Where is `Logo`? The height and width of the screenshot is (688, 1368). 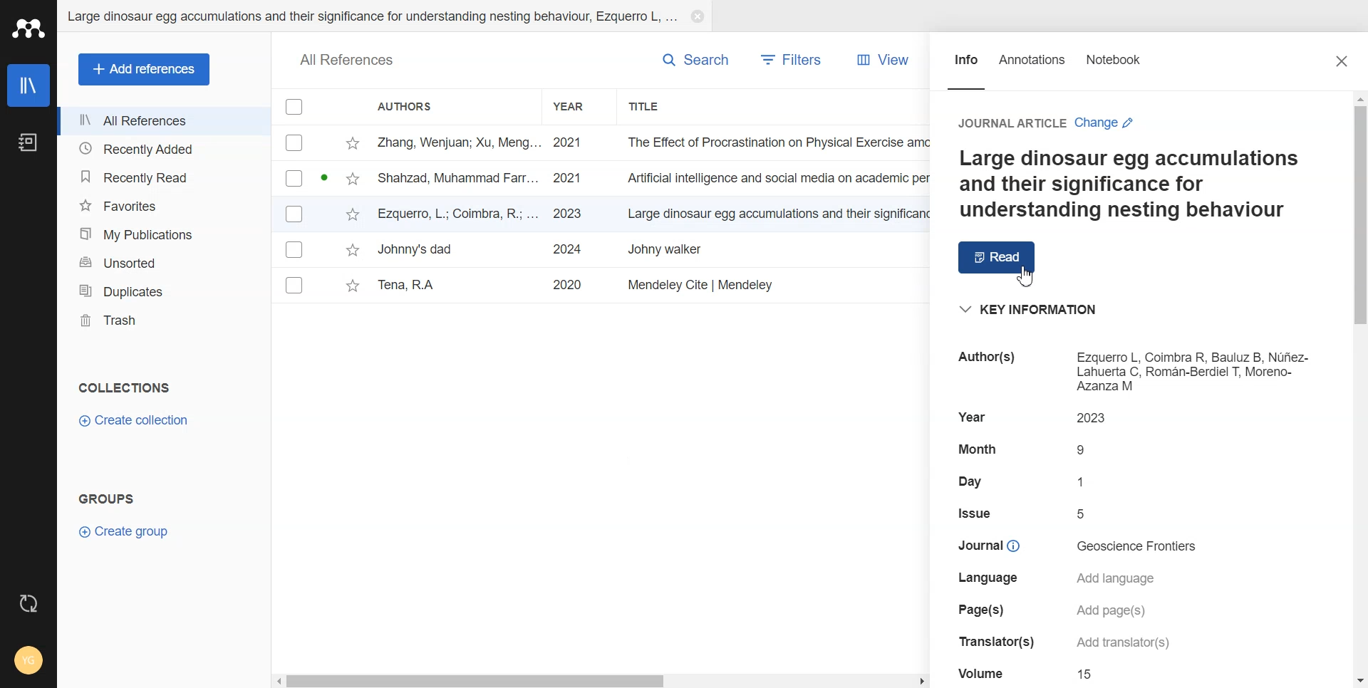 Logo is located at coordinates (28, 28).